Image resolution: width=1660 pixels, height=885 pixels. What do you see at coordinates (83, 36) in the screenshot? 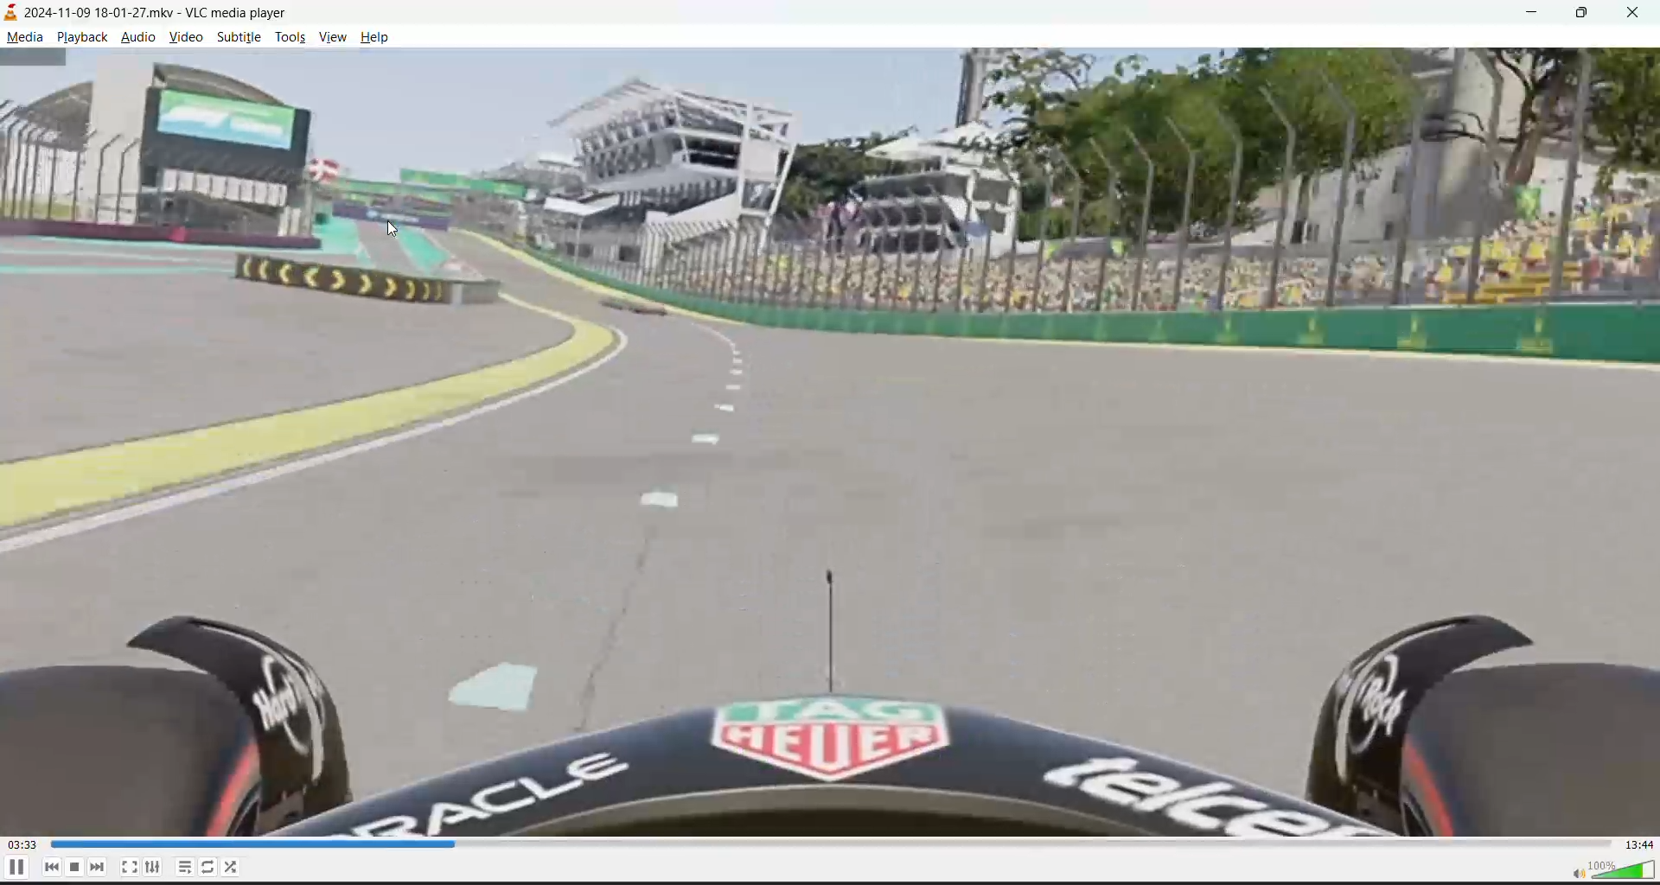
I see `playback` at bounding box center [83, 36].